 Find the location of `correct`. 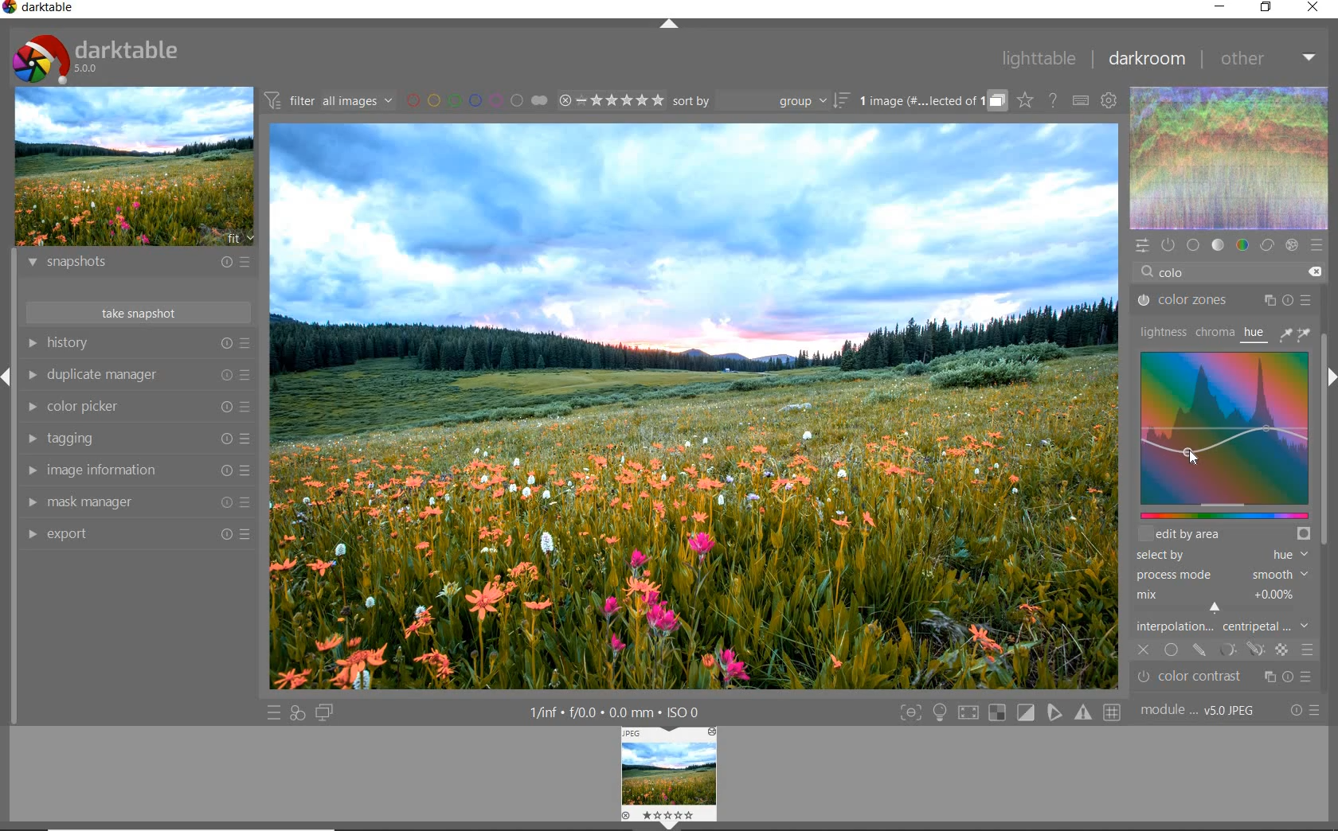

correct is located at coordinates (1266, 244).